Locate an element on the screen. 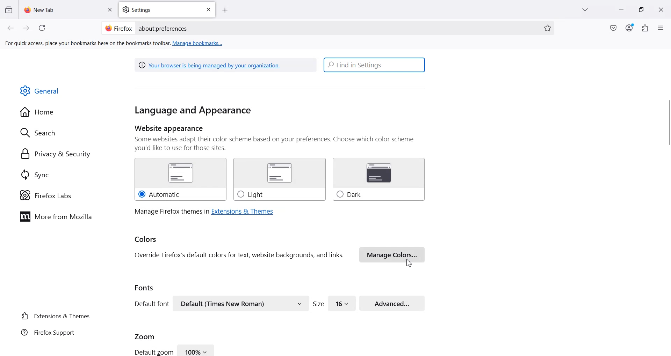  Manage Firefox themes in Extensions & Themes is located at coordinates (204, 212).